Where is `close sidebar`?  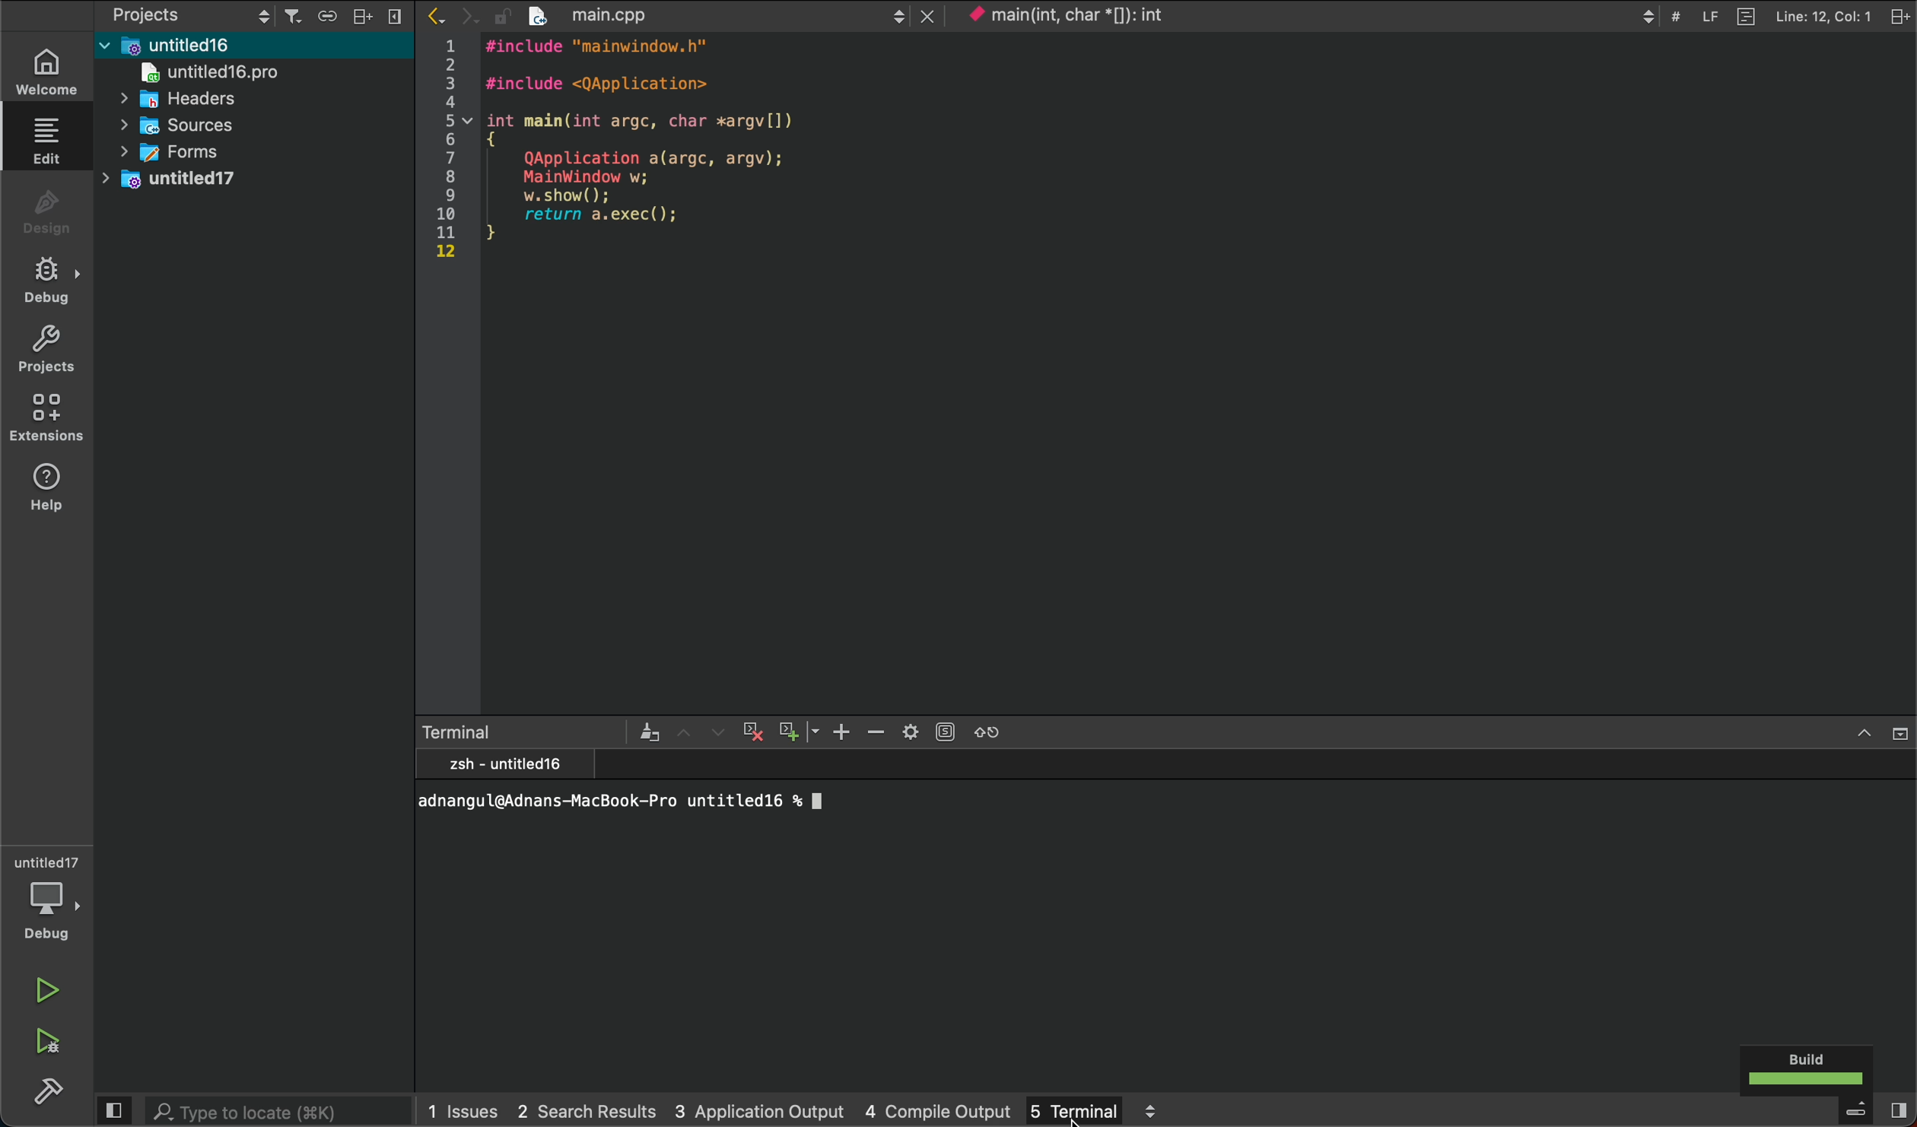 close sidebar is located at coordinates (1896, 1110).